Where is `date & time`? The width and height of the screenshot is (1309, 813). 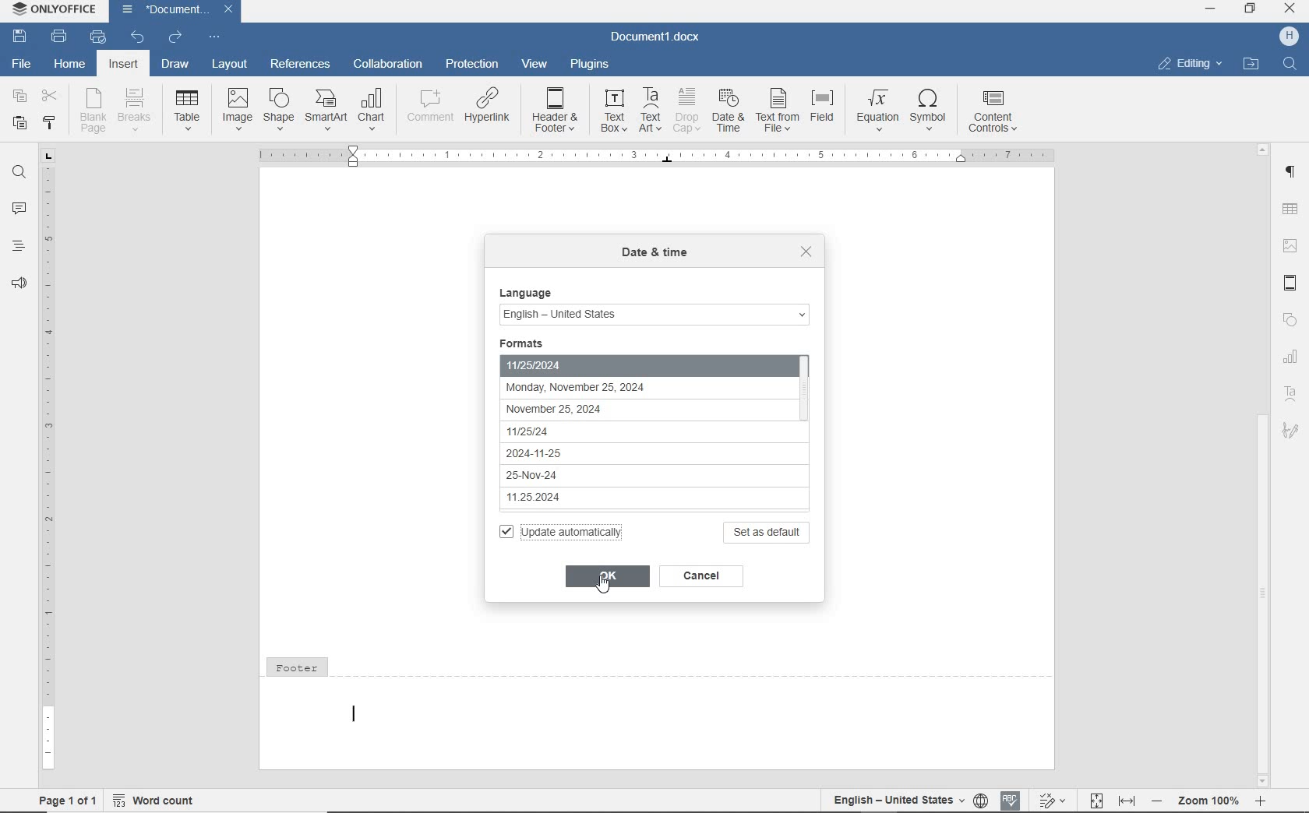 date & time is located at coordinates (654, 255).